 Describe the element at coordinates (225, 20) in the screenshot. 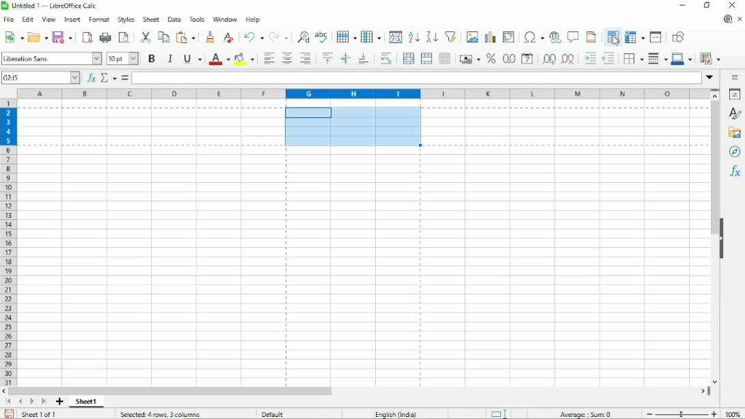

I see `Window` at that location.